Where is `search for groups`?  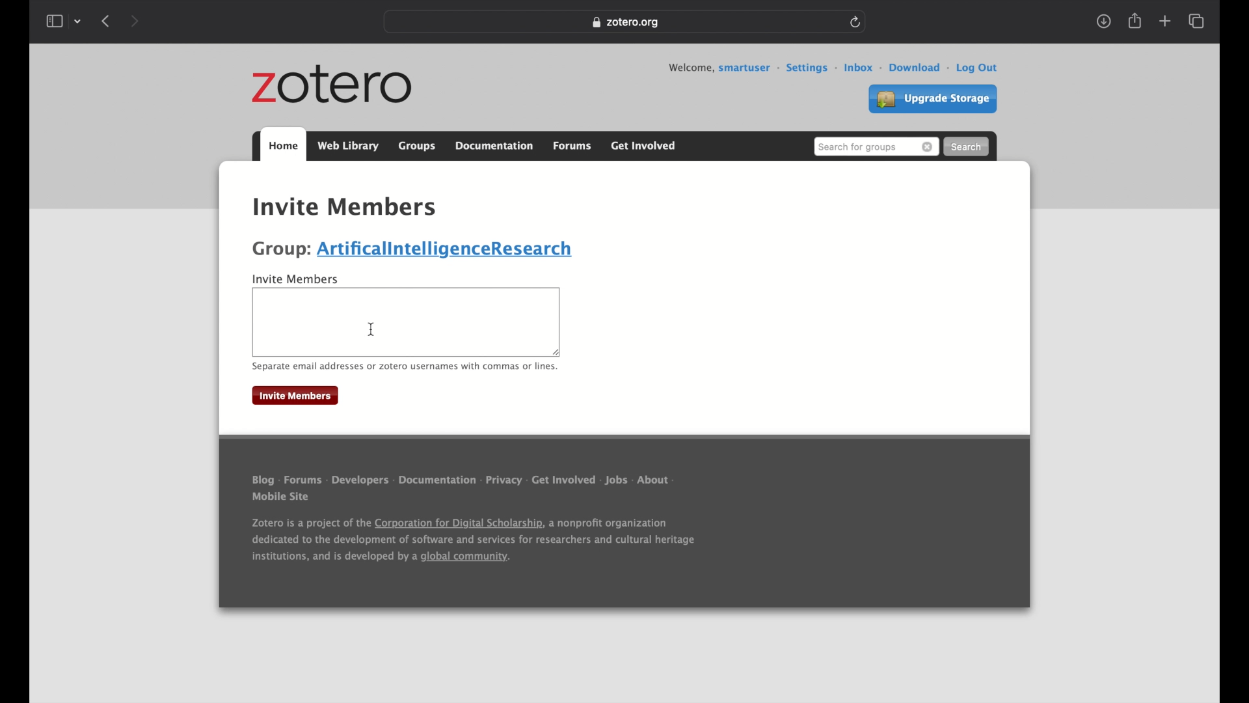 search for groups is located at coordinates (876, 147).